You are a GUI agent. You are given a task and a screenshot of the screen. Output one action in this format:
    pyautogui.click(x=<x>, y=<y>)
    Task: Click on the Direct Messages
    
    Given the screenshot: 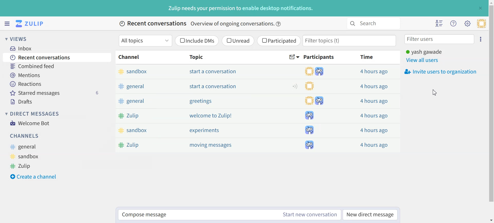 What is the action you would take?
    pyautogui.click(x=34, y=114)
    